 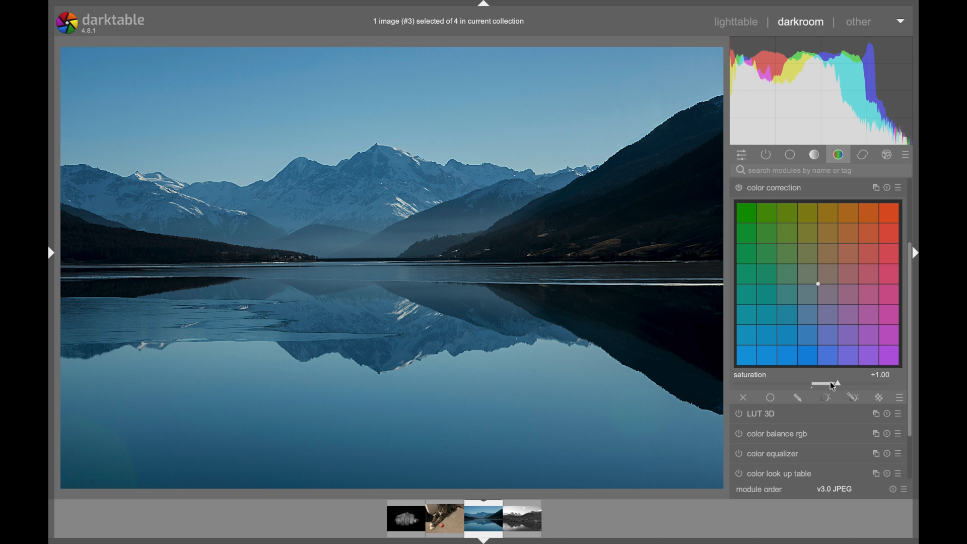 I want to click on show all options, so click(x=907, y=155).